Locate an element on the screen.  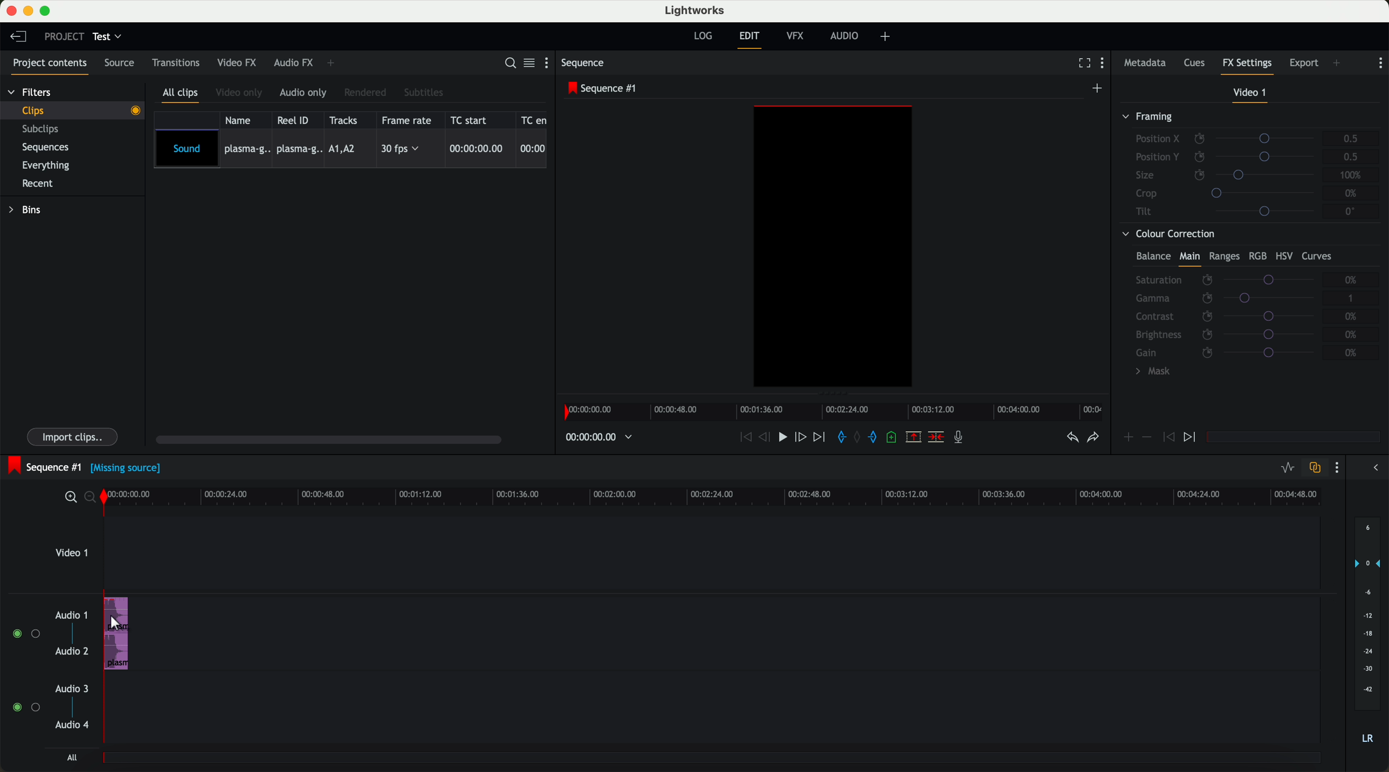
timeline is located at coordinates (720, 497).